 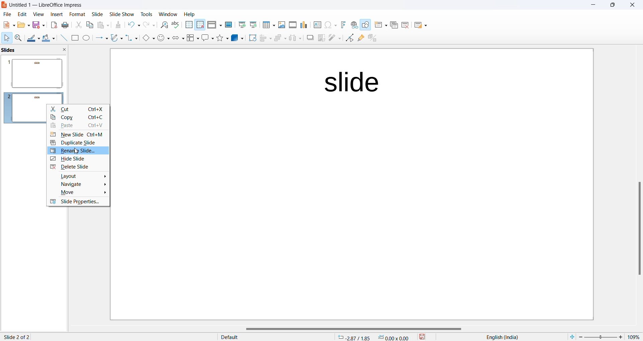 I want to click on slide preview, so click(x=35, y=72).